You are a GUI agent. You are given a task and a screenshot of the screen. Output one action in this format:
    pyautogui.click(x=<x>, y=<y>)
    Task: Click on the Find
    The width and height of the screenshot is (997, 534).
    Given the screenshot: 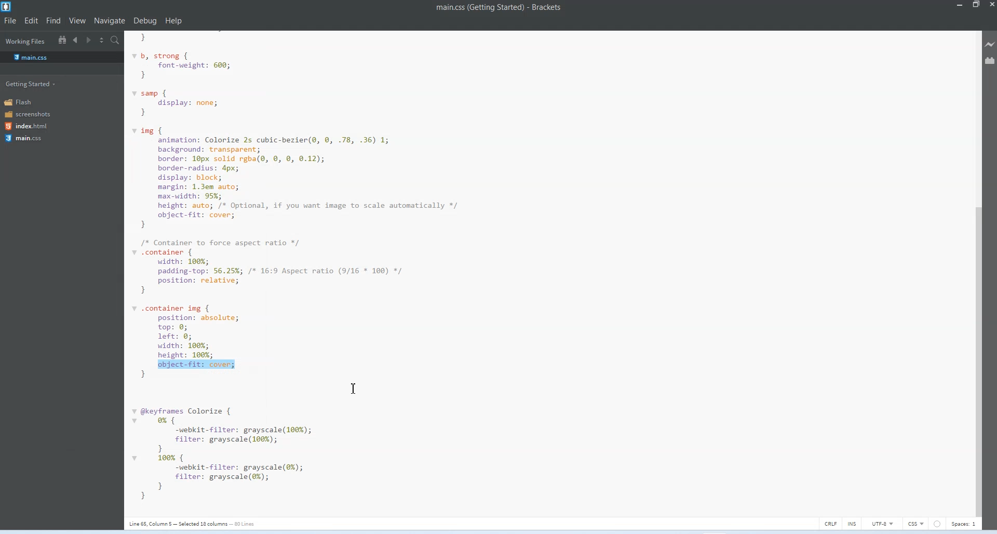 What is the action you would take?
    pyautogui.click(x=53, y=20)
    